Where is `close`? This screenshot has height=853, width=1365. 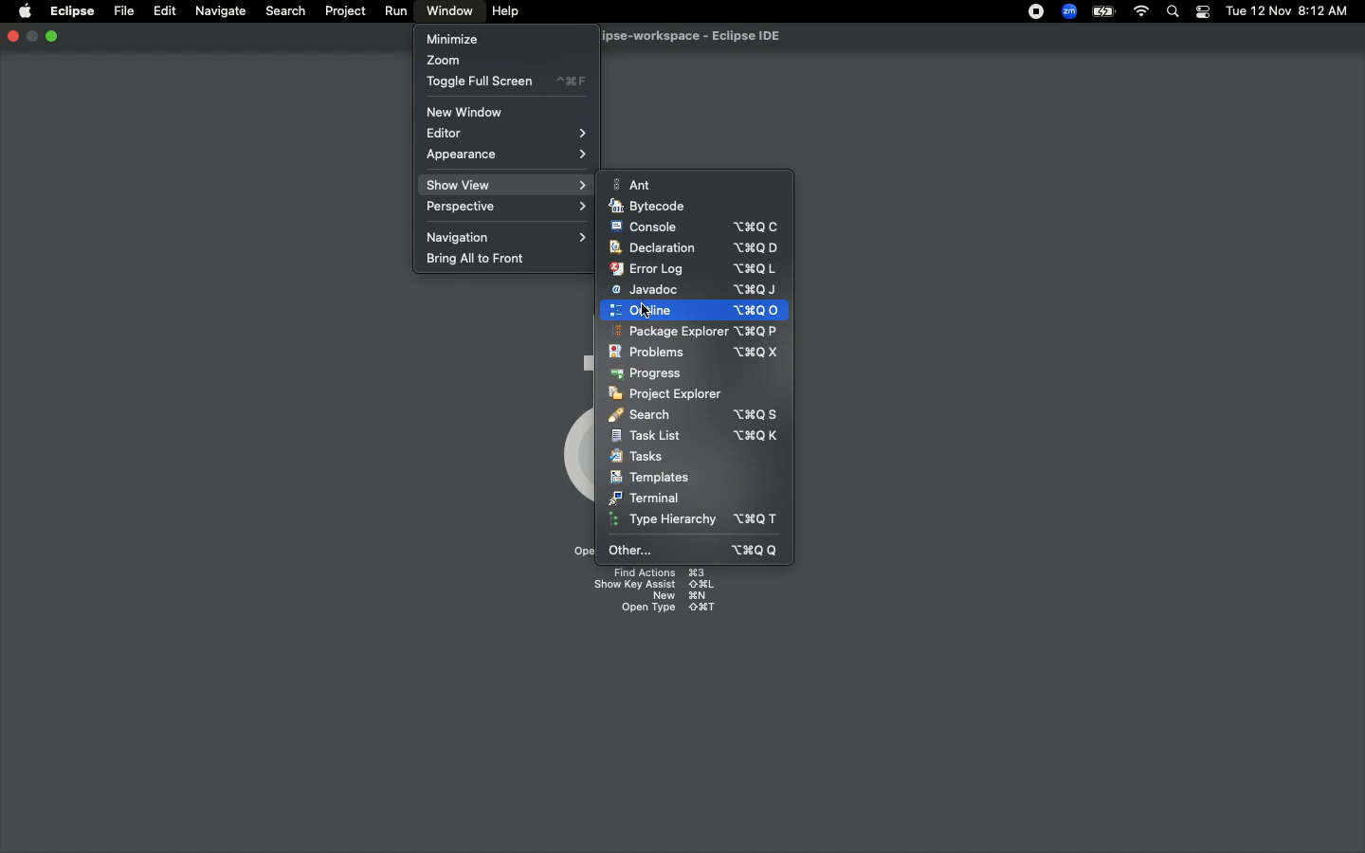 close is located at coordinates (12, 38).